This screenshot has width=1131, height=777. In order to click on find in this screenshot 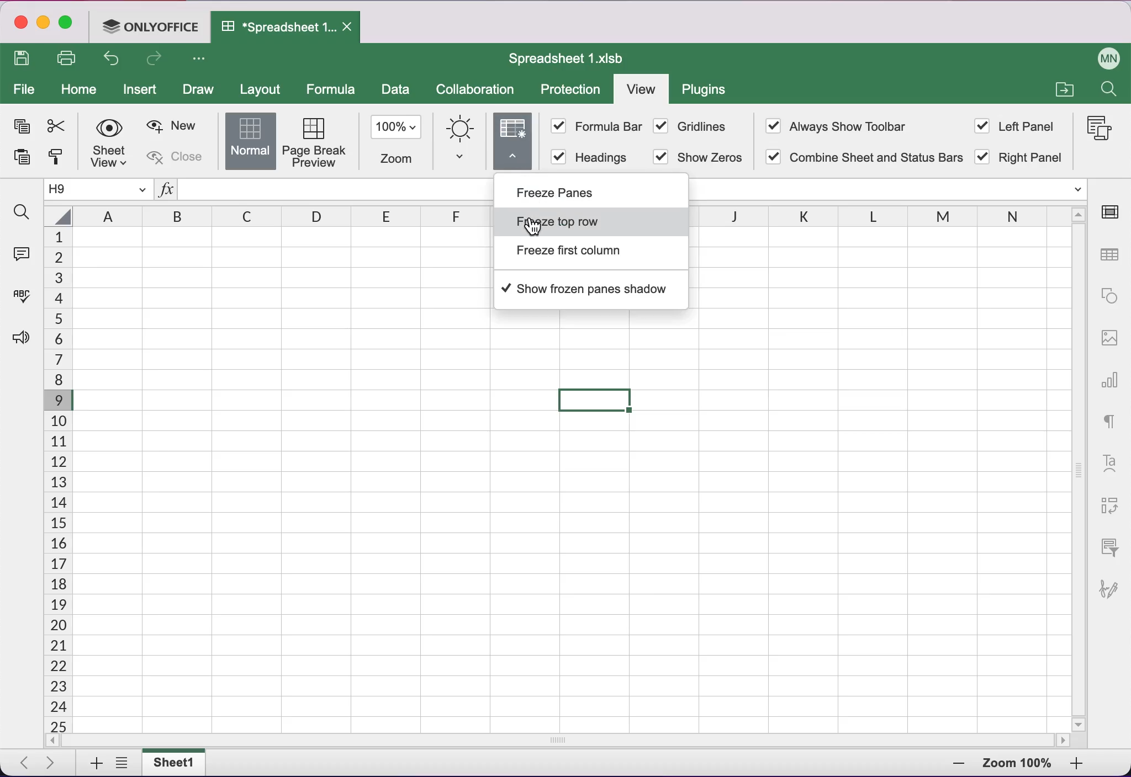, I will do `click(22, 213)`.